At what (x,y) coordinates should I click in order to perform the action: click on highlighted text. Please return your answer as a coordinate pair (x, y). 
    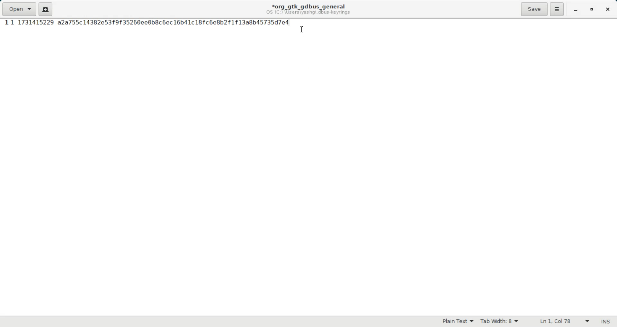
    Looking at the image, I should click on (150, 22).